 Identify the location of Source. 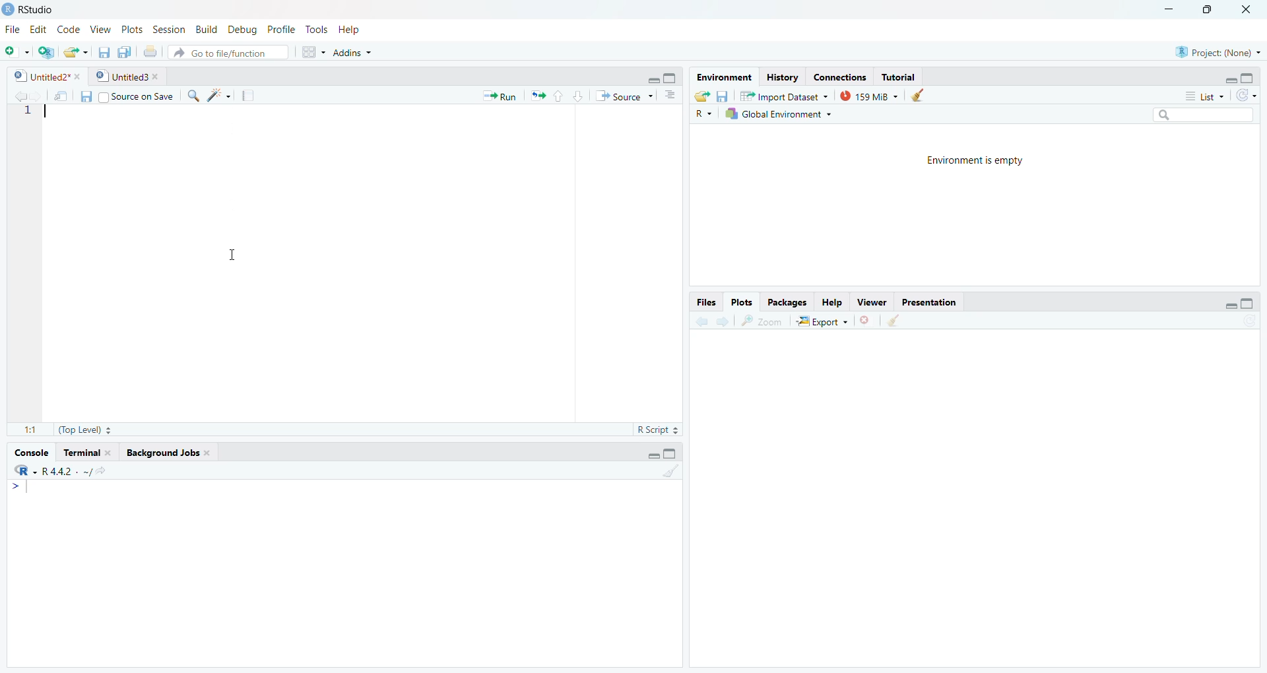
(623, 96).